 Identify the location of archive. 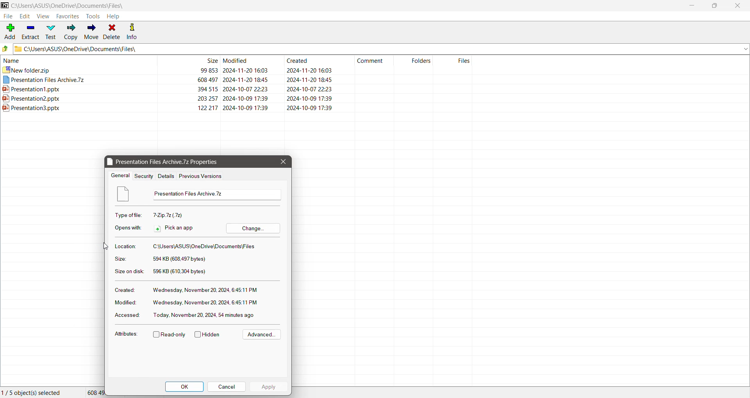
(236, 79).